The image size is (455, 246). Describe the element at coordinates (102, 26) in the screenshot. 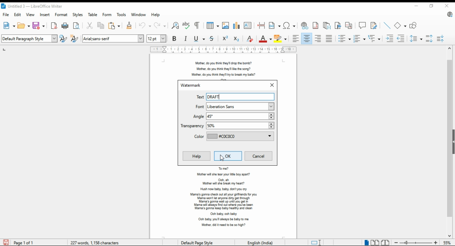

I see `copy` at that location.